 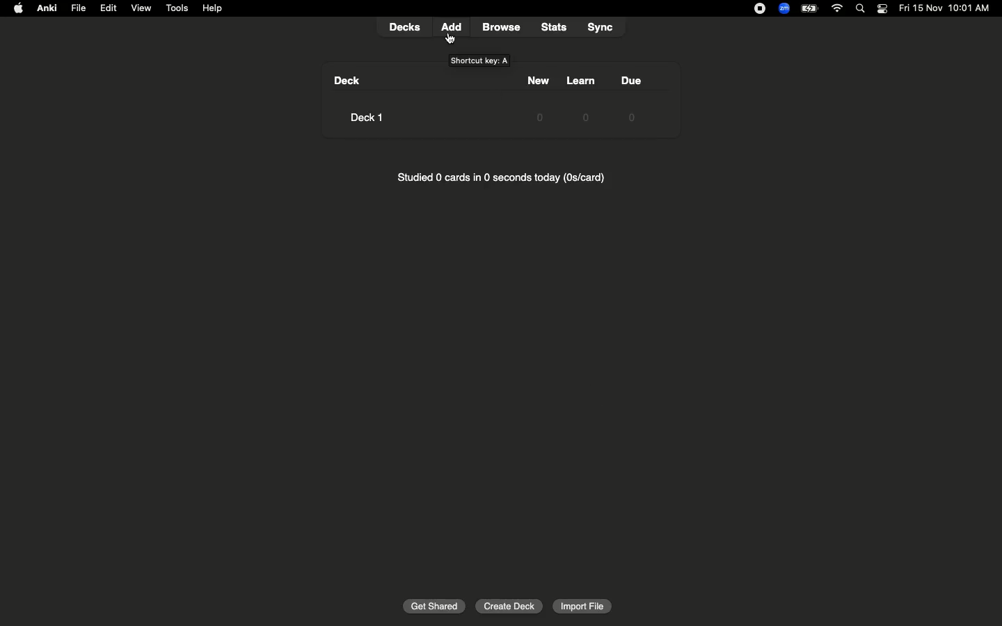 What do you see at coordinates (553, 27) in the screenshot?
I see `Stats` at bounding box center [553, 27].